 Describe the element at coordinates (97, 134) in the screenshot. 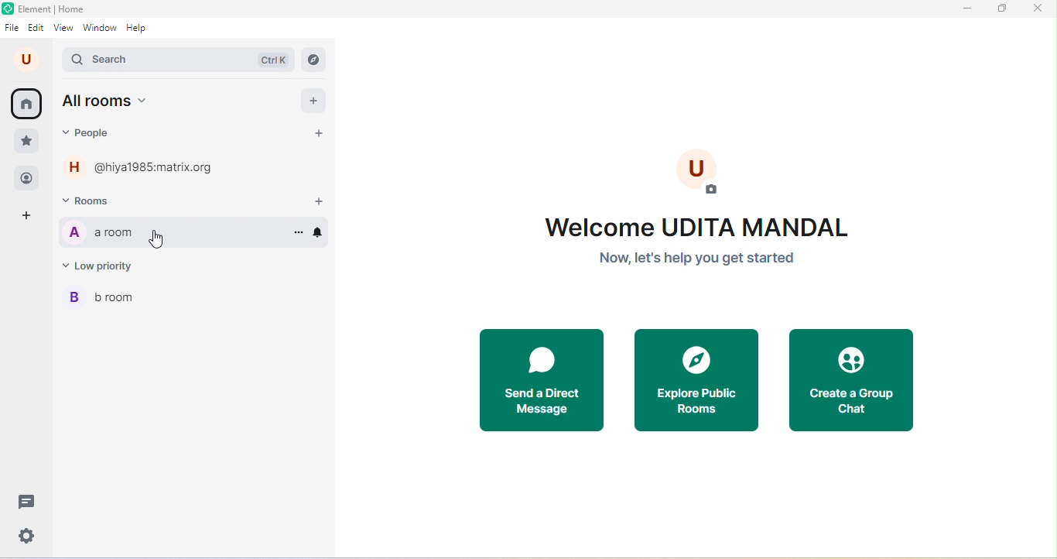

I see `people` at that location.